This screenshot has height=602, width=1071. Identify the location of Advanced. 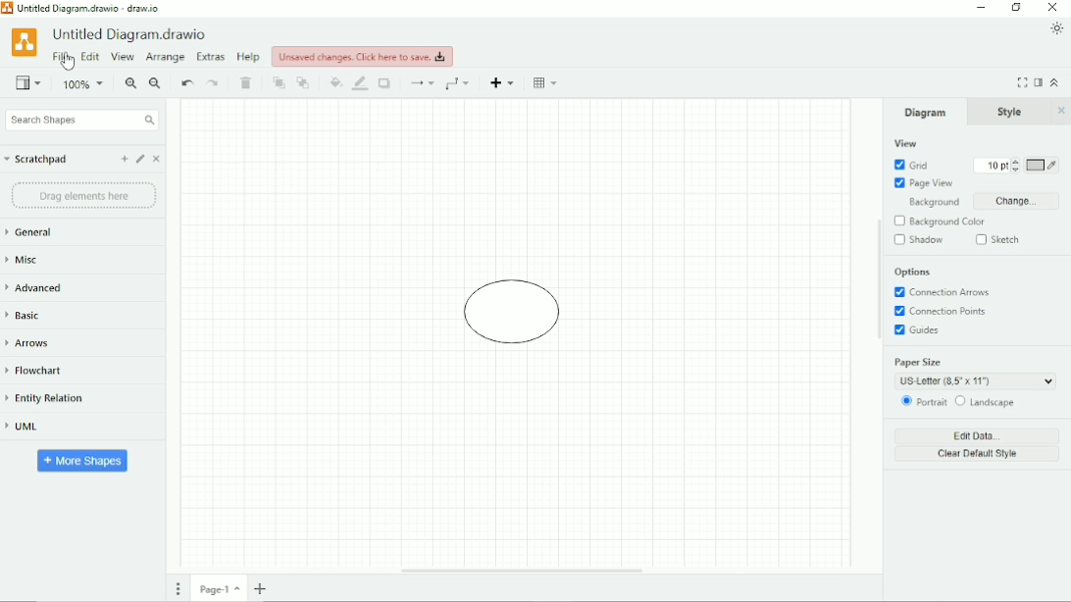
(37, 287).